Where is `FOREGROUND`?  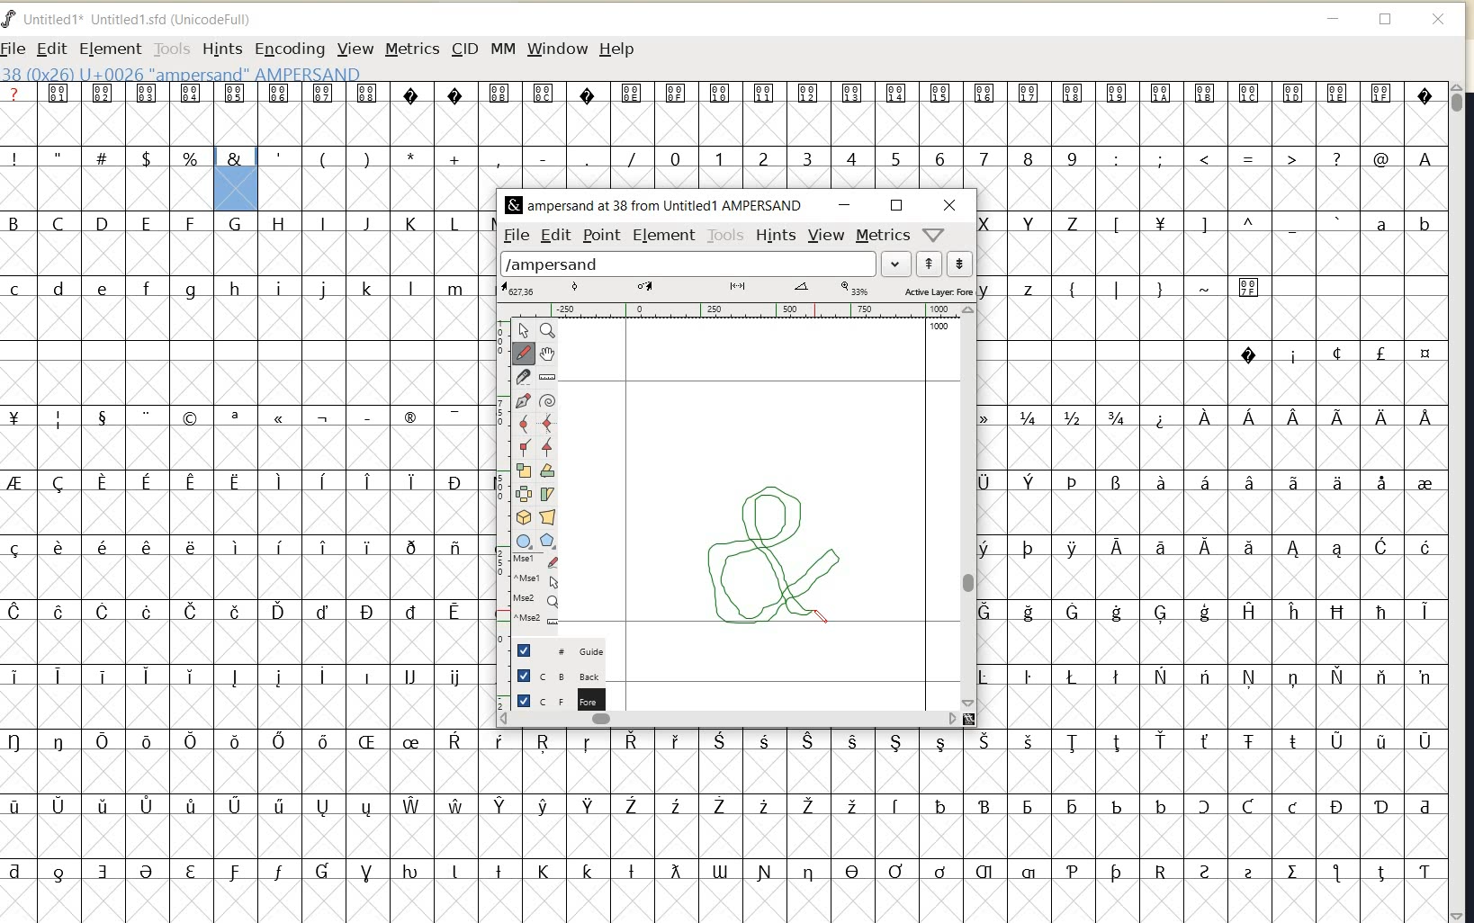
FOREGROUND is located at coordinates (554, 699).